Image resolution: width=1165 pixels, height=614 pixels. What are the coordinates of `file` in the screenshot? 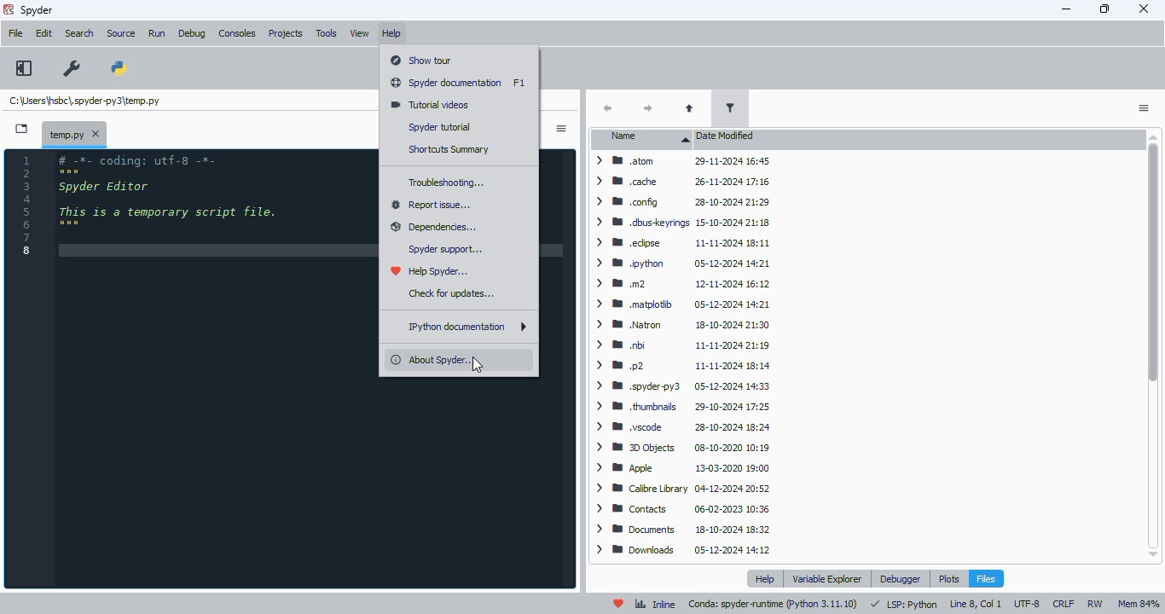 It's located at (15, 34).